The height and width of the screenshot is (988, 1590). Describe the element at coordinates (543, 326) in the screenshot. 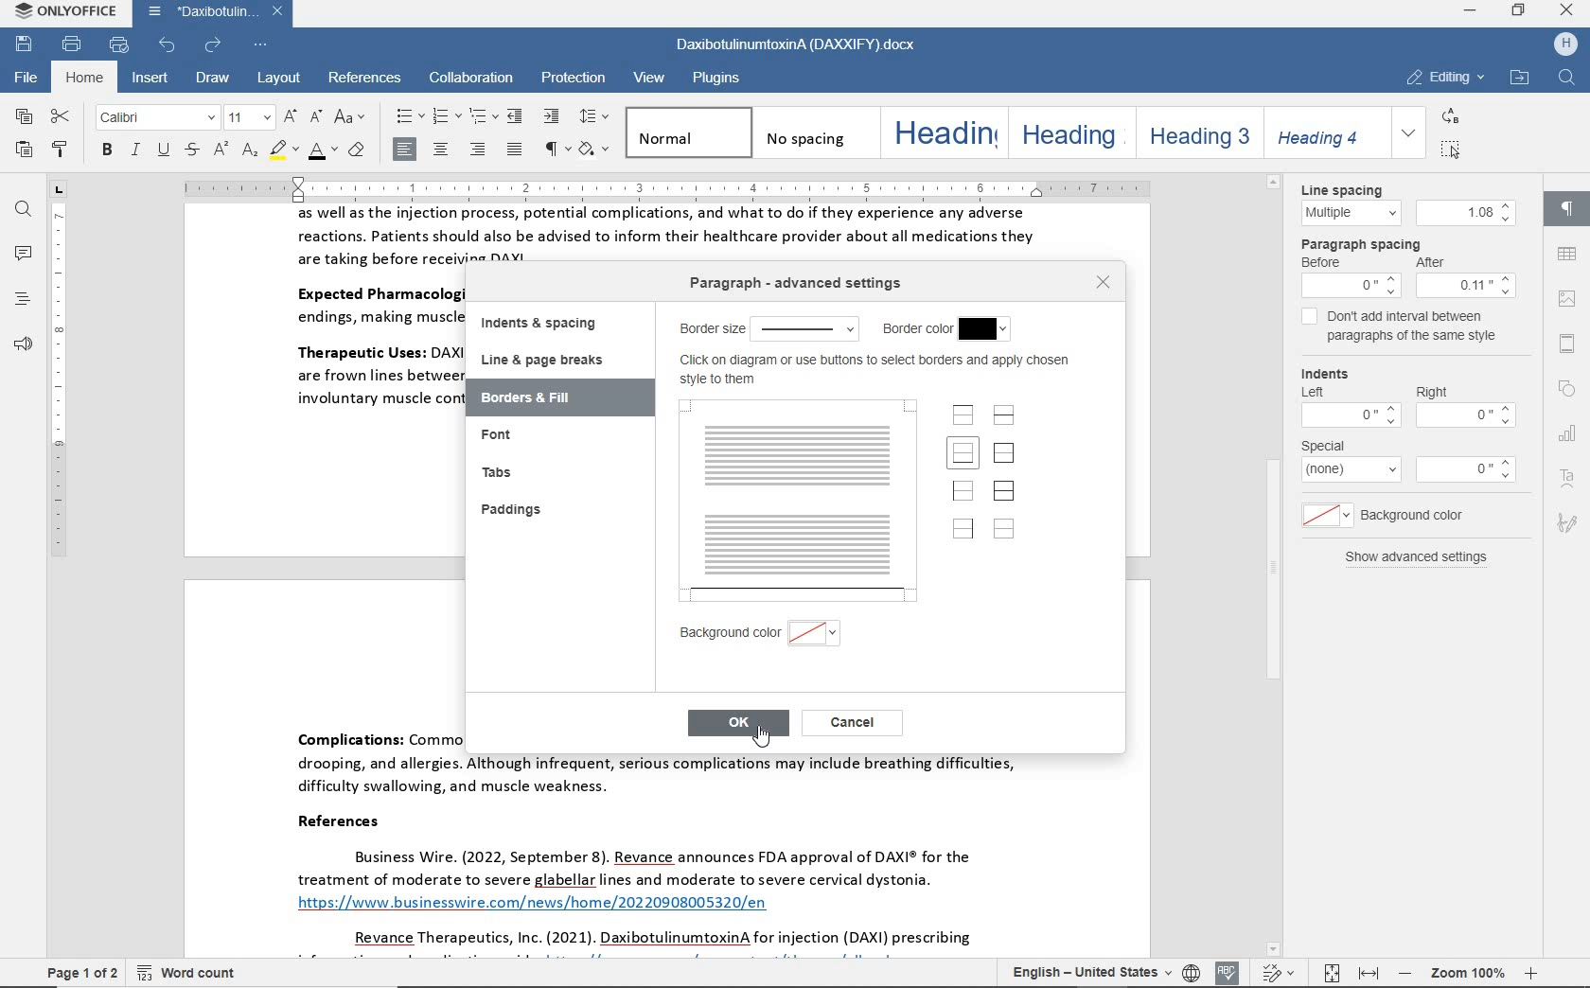

I see `indents & spacing` at that location.